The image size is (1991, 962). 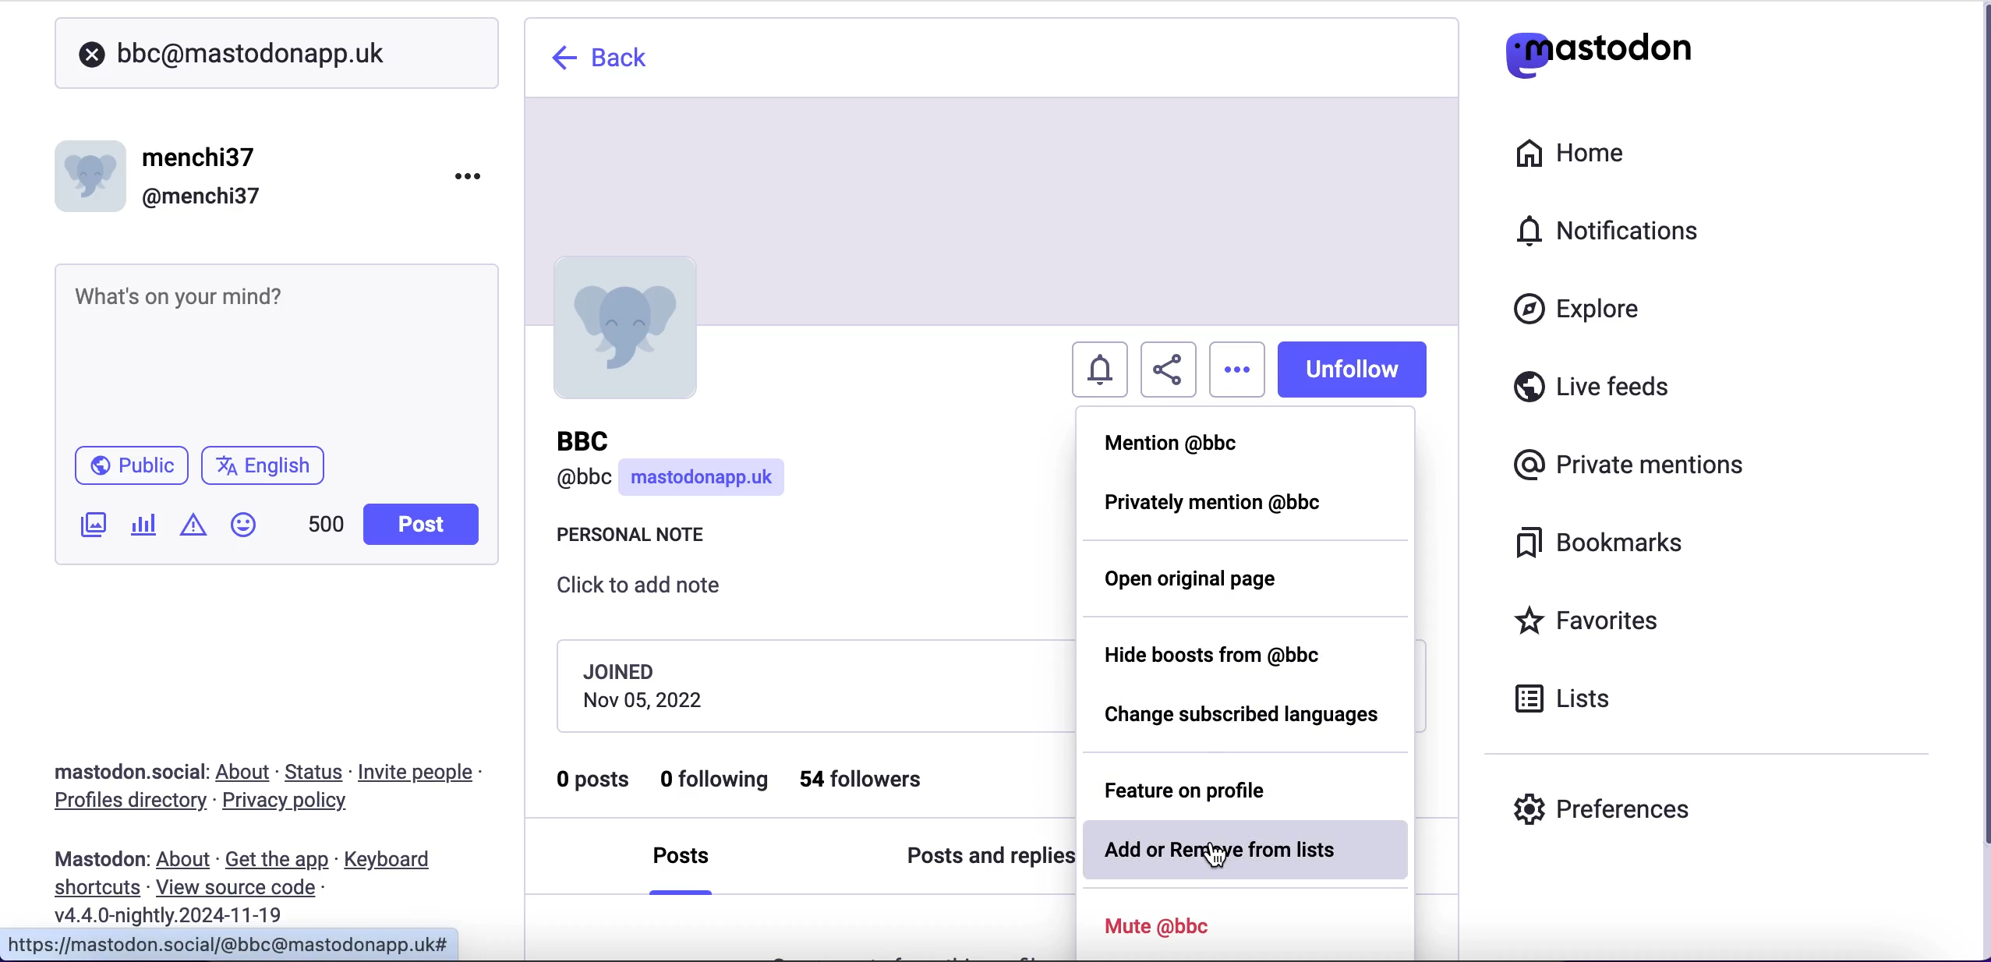 What do you see at coordinates (1593, 392) in the screenshot?
I see `live feeds` at bounding box center [1593, 392].